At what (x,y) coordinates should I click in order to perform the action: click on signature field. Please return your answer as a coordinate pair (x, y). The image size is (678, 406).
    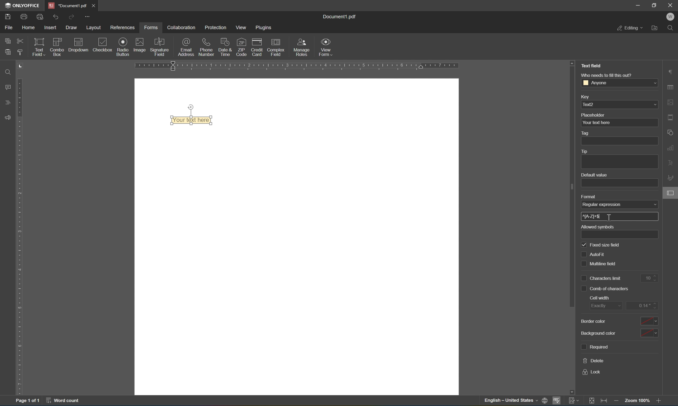
    Looking at the image, I should click on (160, 47).